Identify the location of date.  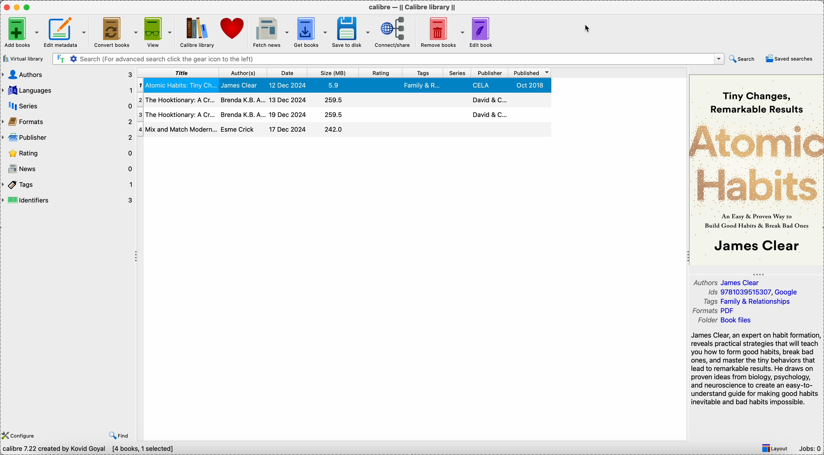
(286, 73).